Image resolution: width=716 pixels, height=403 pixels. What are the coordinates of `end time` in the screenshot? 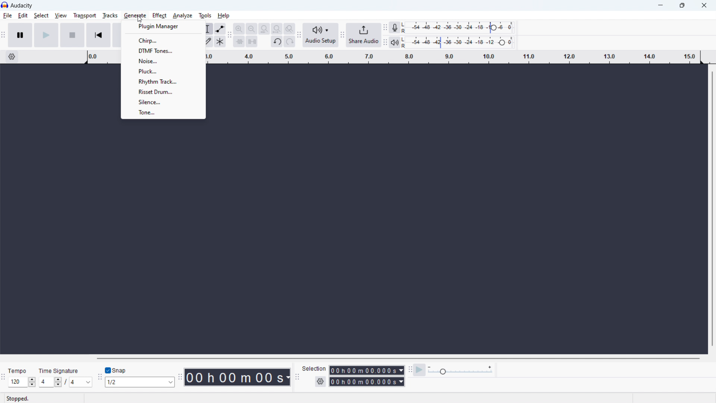 It's located at (367, 382).